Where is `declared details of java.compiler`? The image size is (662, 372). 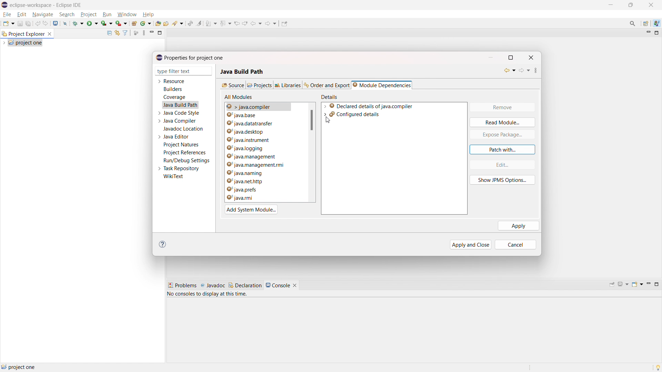 declared details of java.compiler is located at coordinates (371, 106).